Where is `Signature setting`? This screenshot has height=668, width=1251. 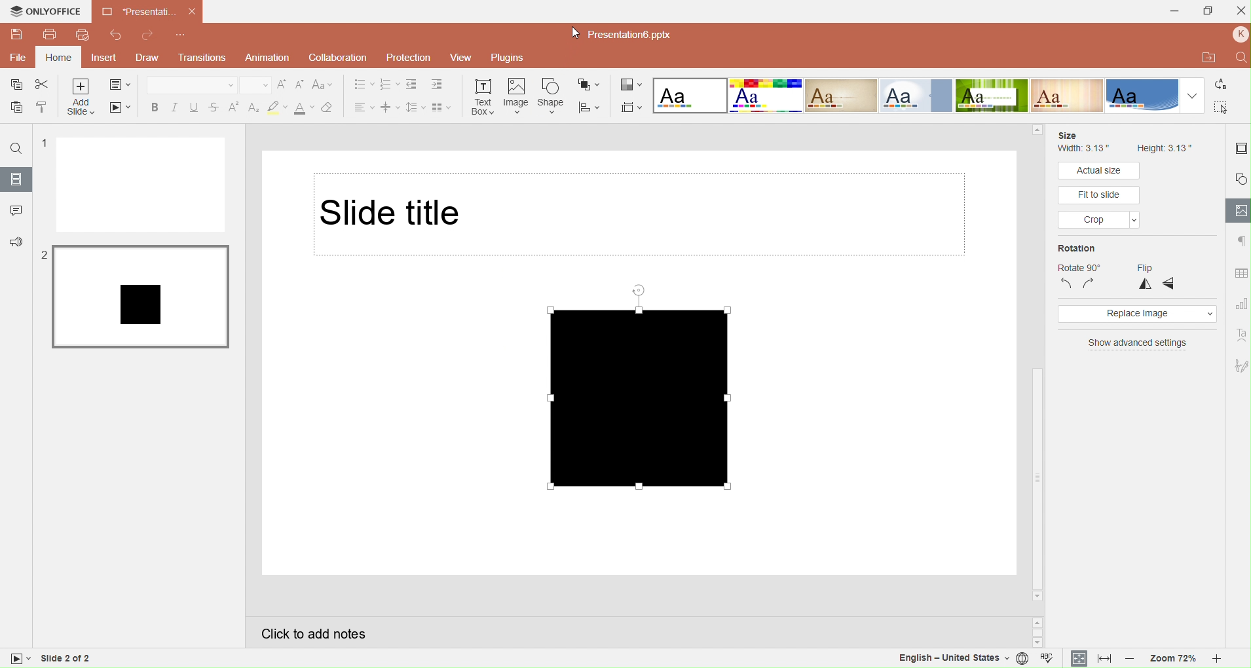 Signature setting is located at coordinates (1239, 363).